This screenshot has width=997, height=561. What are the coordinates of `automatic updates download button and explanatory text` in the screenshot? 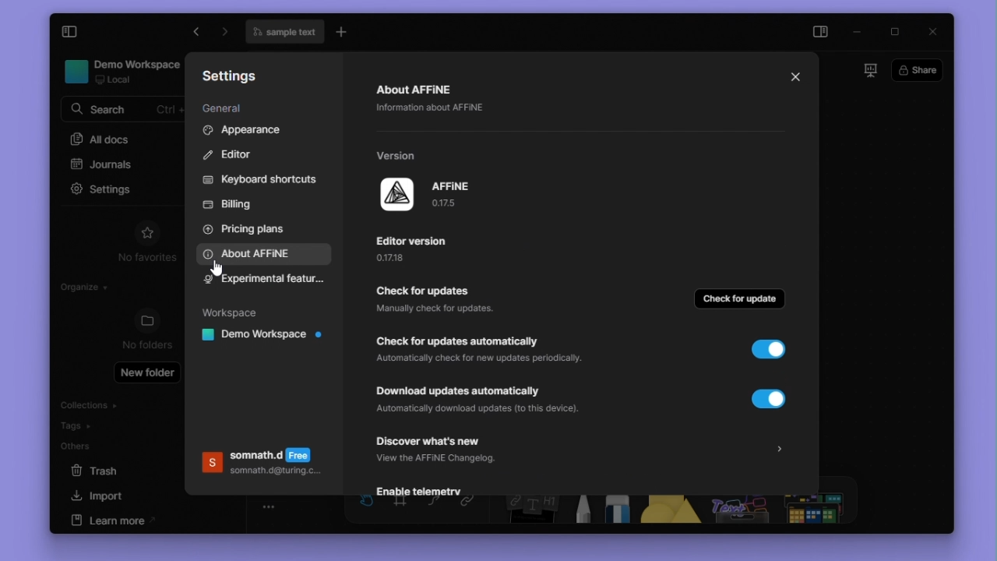 It's located at (488, 400).